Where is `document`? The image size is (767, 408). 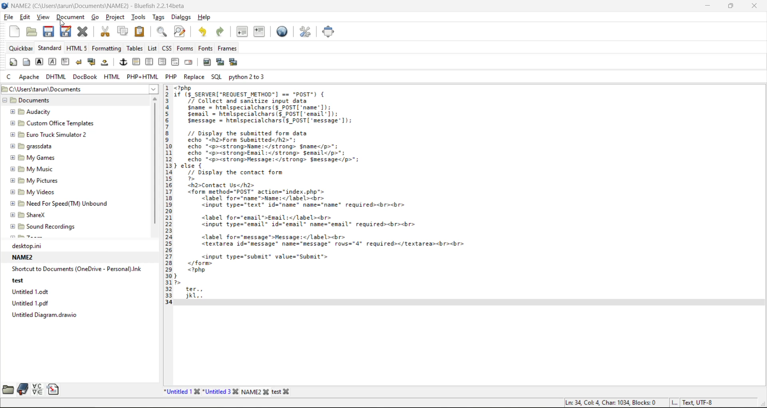 document is located at coordinates (72, 18).